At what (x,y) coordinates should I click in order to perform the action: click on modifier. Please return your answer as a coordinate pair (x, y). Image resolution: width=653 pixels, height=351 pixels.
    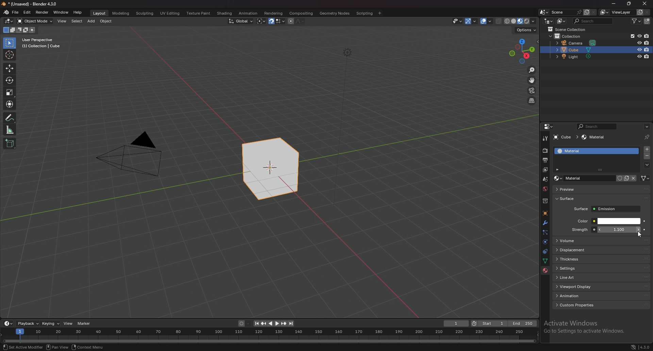
    Looking at the image, I should click on (545, 222).